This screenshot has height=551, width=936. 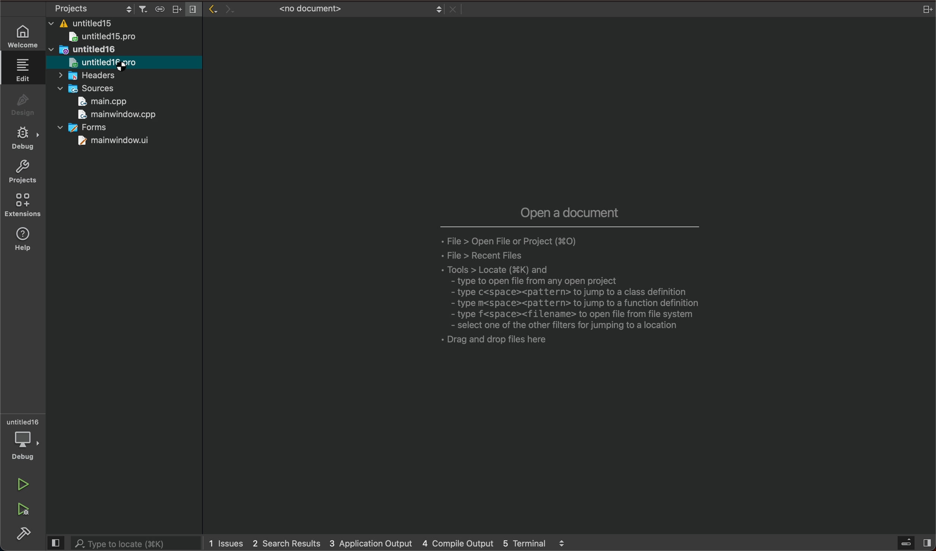 What do you see at coordinates (25, 206) in the screenshot?
I see `Extension ` at bounding box center [25, 206].